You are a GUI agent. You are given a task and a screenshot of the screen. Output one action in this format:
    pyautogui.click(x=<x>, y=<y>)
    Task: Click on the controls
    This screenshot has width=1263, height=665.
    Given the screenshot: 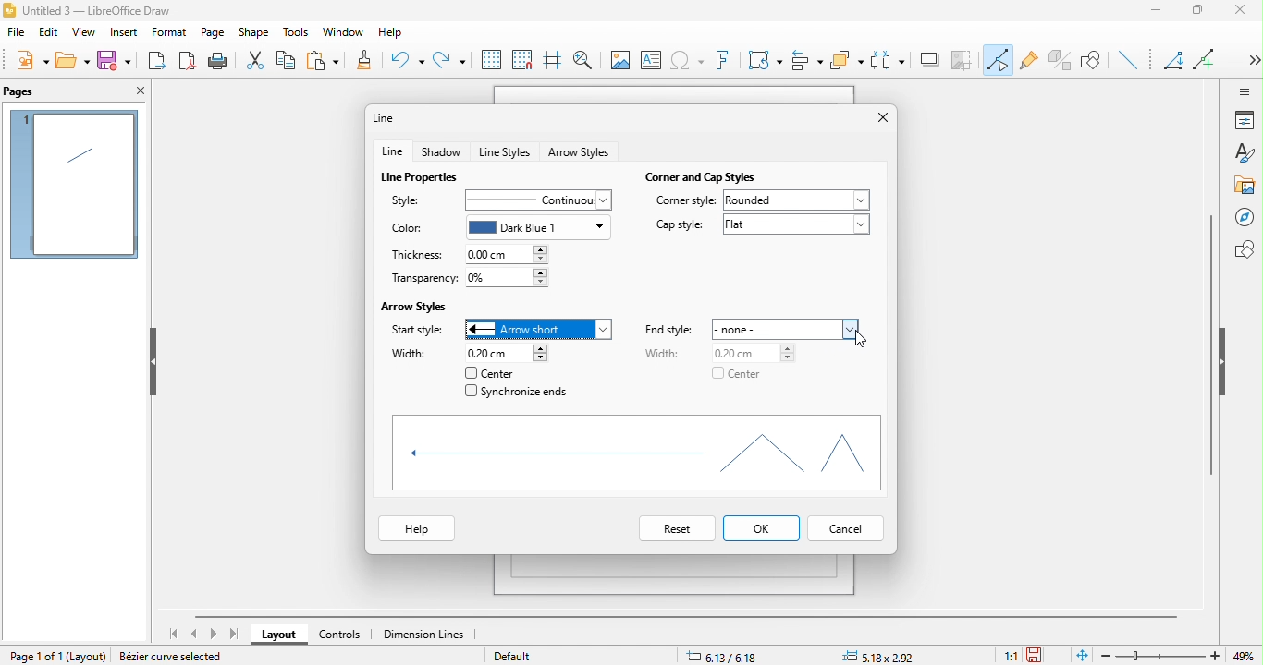 What is the action you would take?
    pyautogui.click(x=340, y=636)
    